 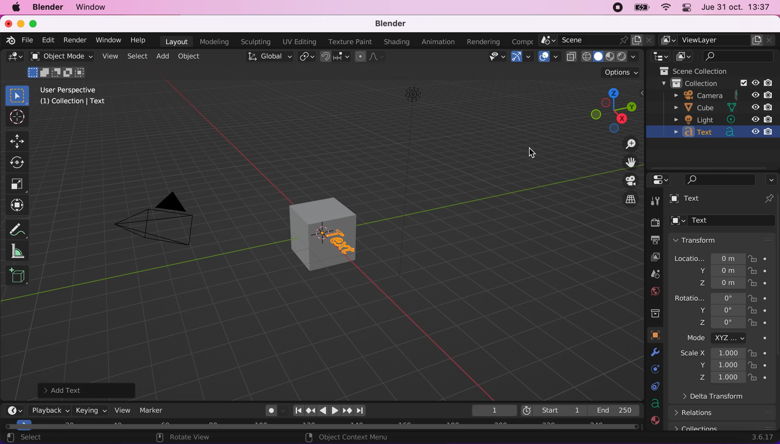 What do you see at coordinates (661, 57) in the screenshot?
I see `editor type` at bounding box center [661, 57].